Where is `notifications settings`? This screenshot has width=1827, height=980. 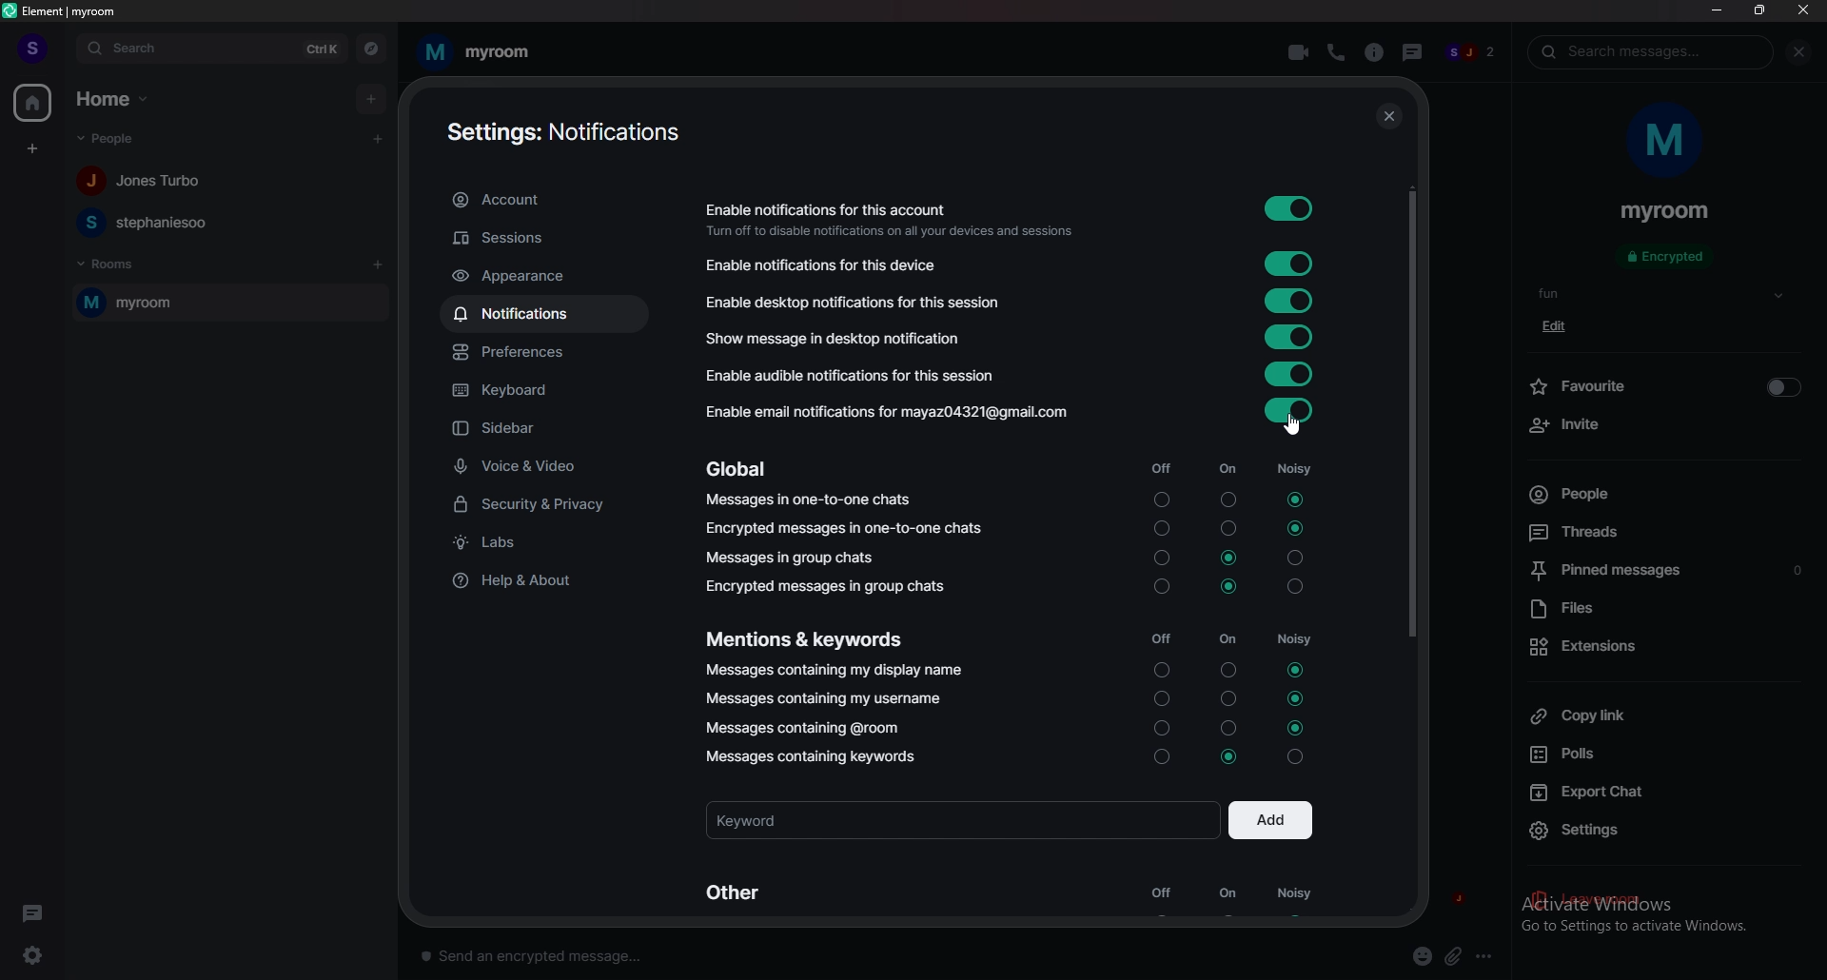 notifications settings is located at coordinates (567, 130).